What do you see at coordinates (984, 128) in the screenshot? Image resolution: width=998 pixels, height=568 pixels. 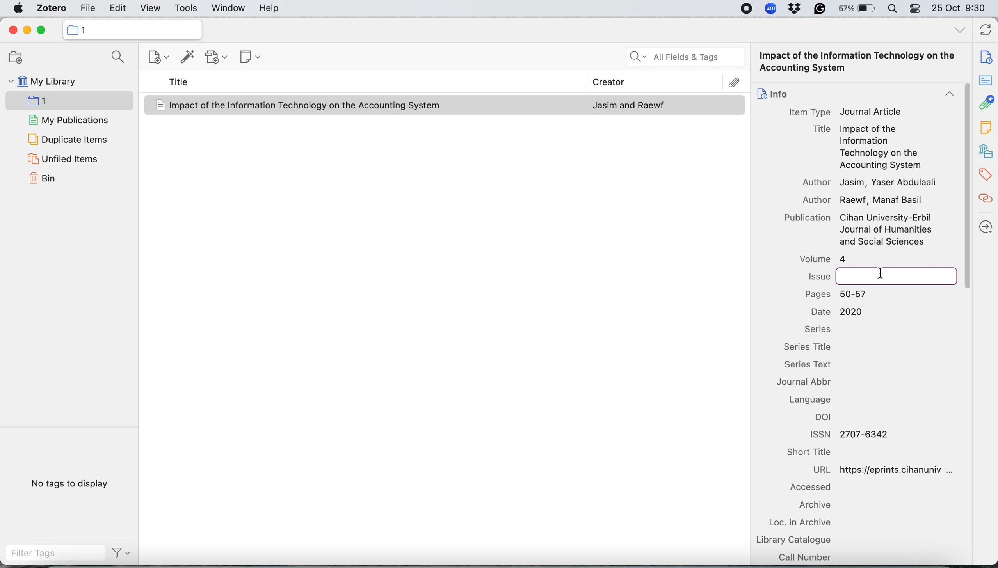 I see `tags` at bounding box center [984, 128].